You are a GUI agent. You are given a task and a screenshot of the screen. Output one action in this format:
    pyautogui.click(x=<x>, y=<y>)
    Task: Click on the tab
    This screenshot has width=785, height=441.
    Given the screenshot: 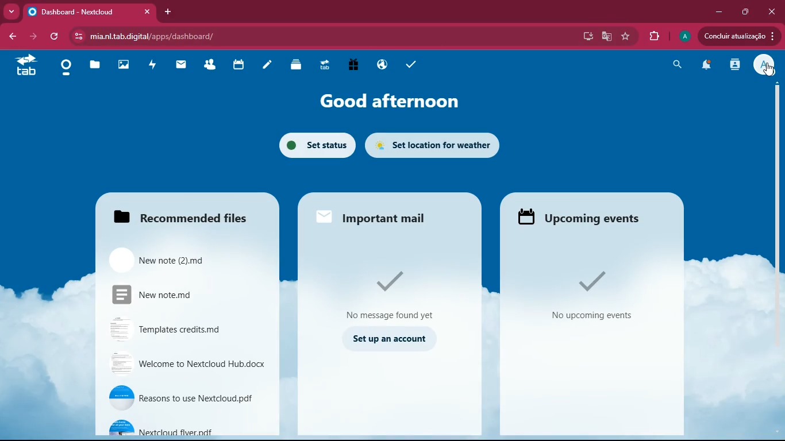 What is the action you would take?
    pyautogui.click(x=28, y=68)
    